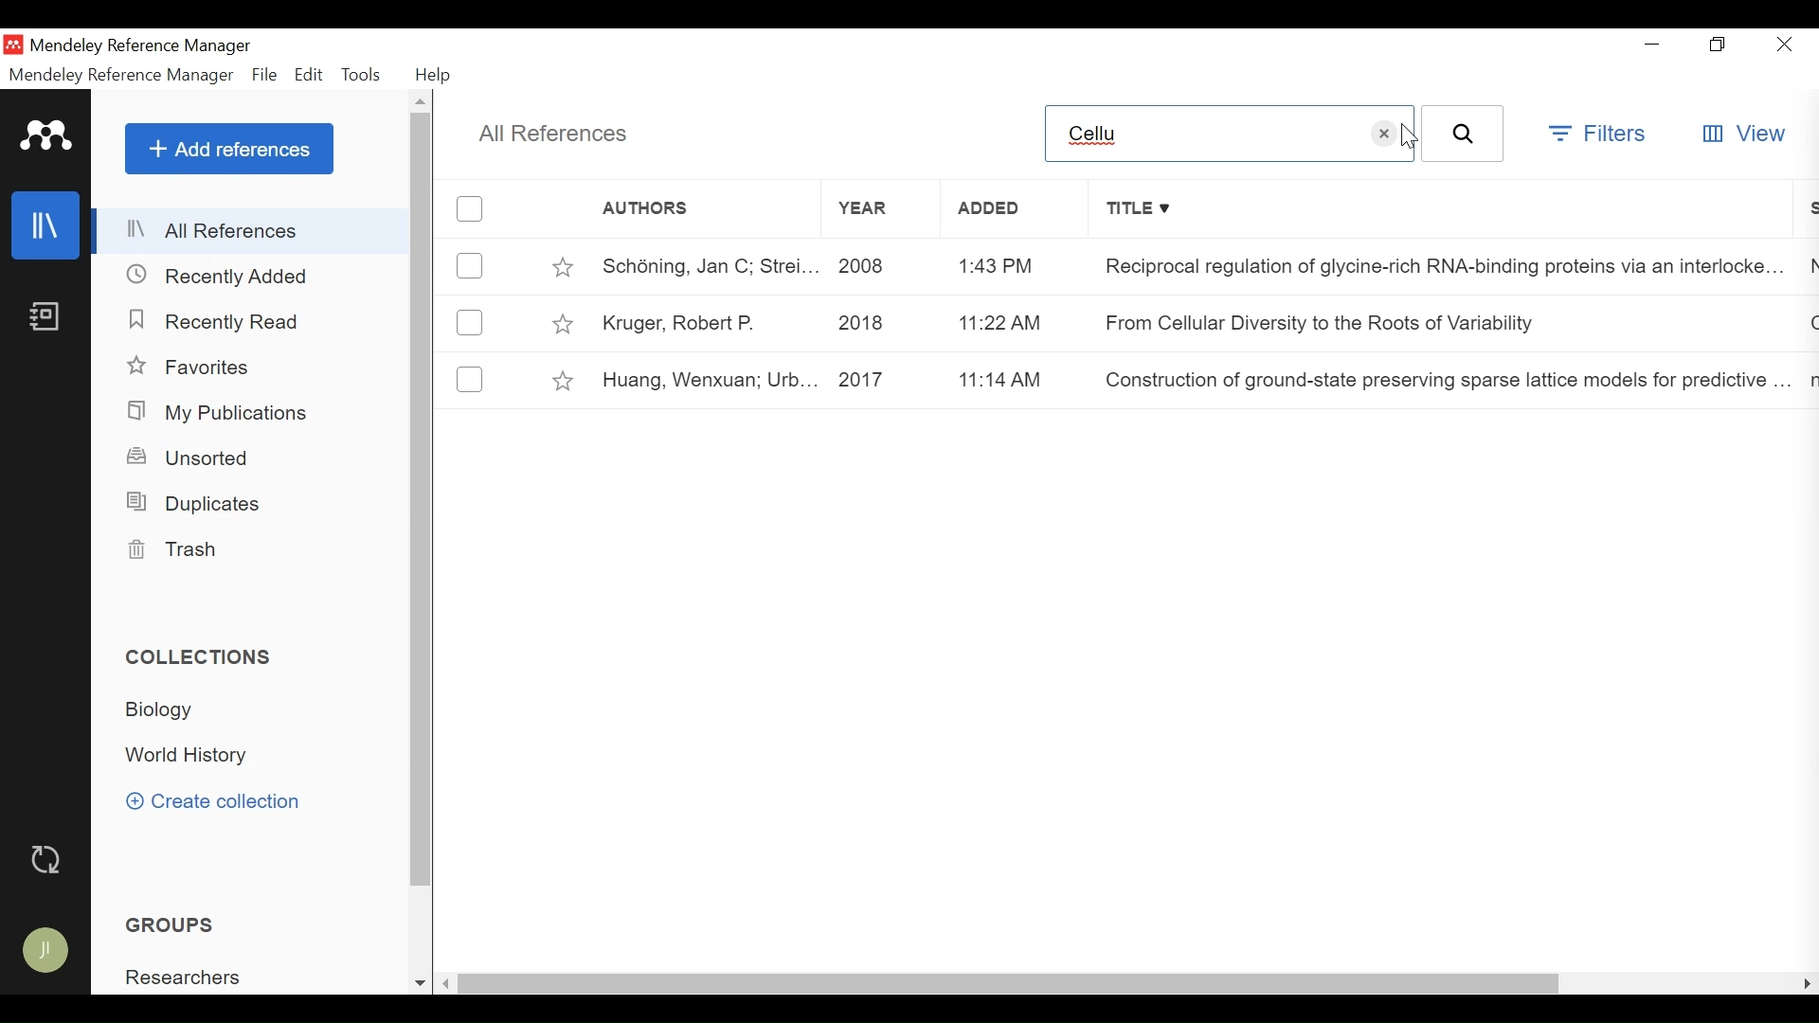 Image resolution: width=1819 pixels, height=1023 pixels. Describe the element at coordinates (447, 985) in the screenshot. I see `Scroll Left` at that location.